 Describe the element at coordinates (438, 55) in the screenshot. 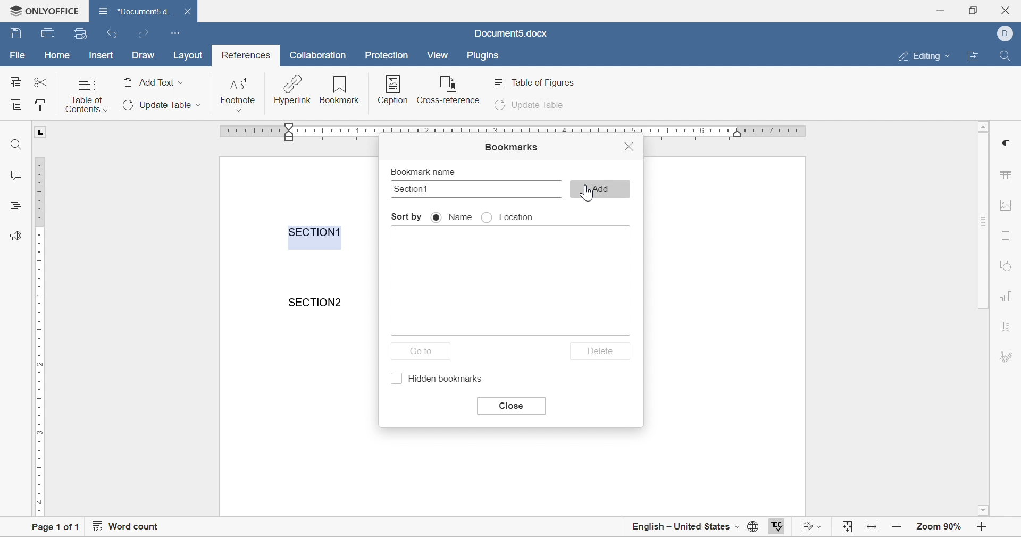

I see `view` at that location.